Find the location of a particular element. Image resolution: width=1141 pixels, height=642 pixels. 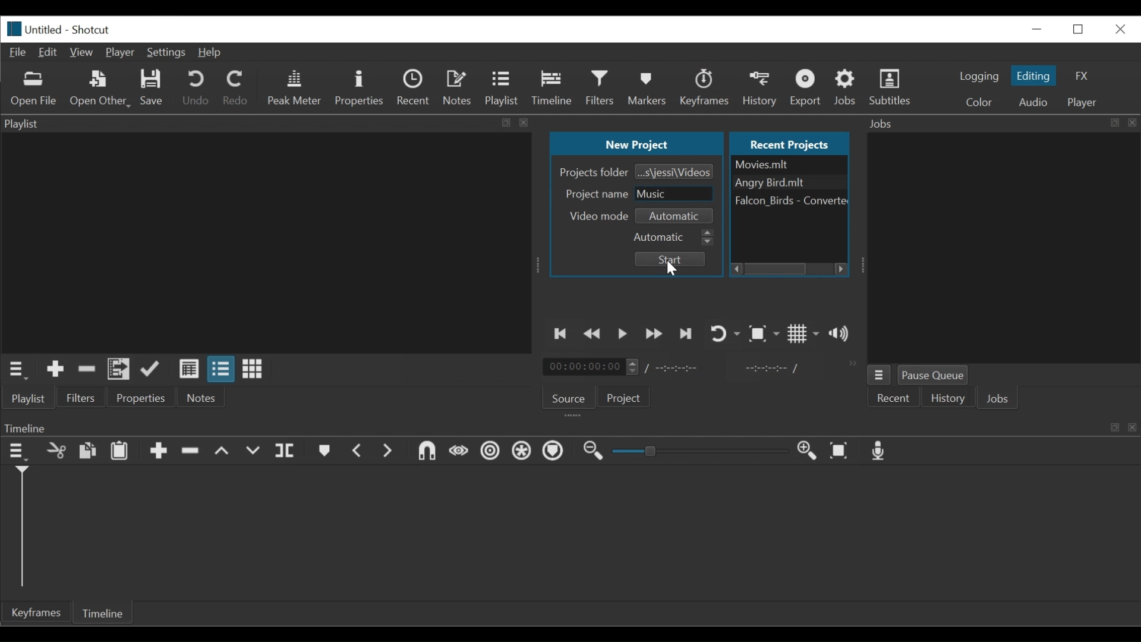

Show volume control is located at coordinates (842, 336).